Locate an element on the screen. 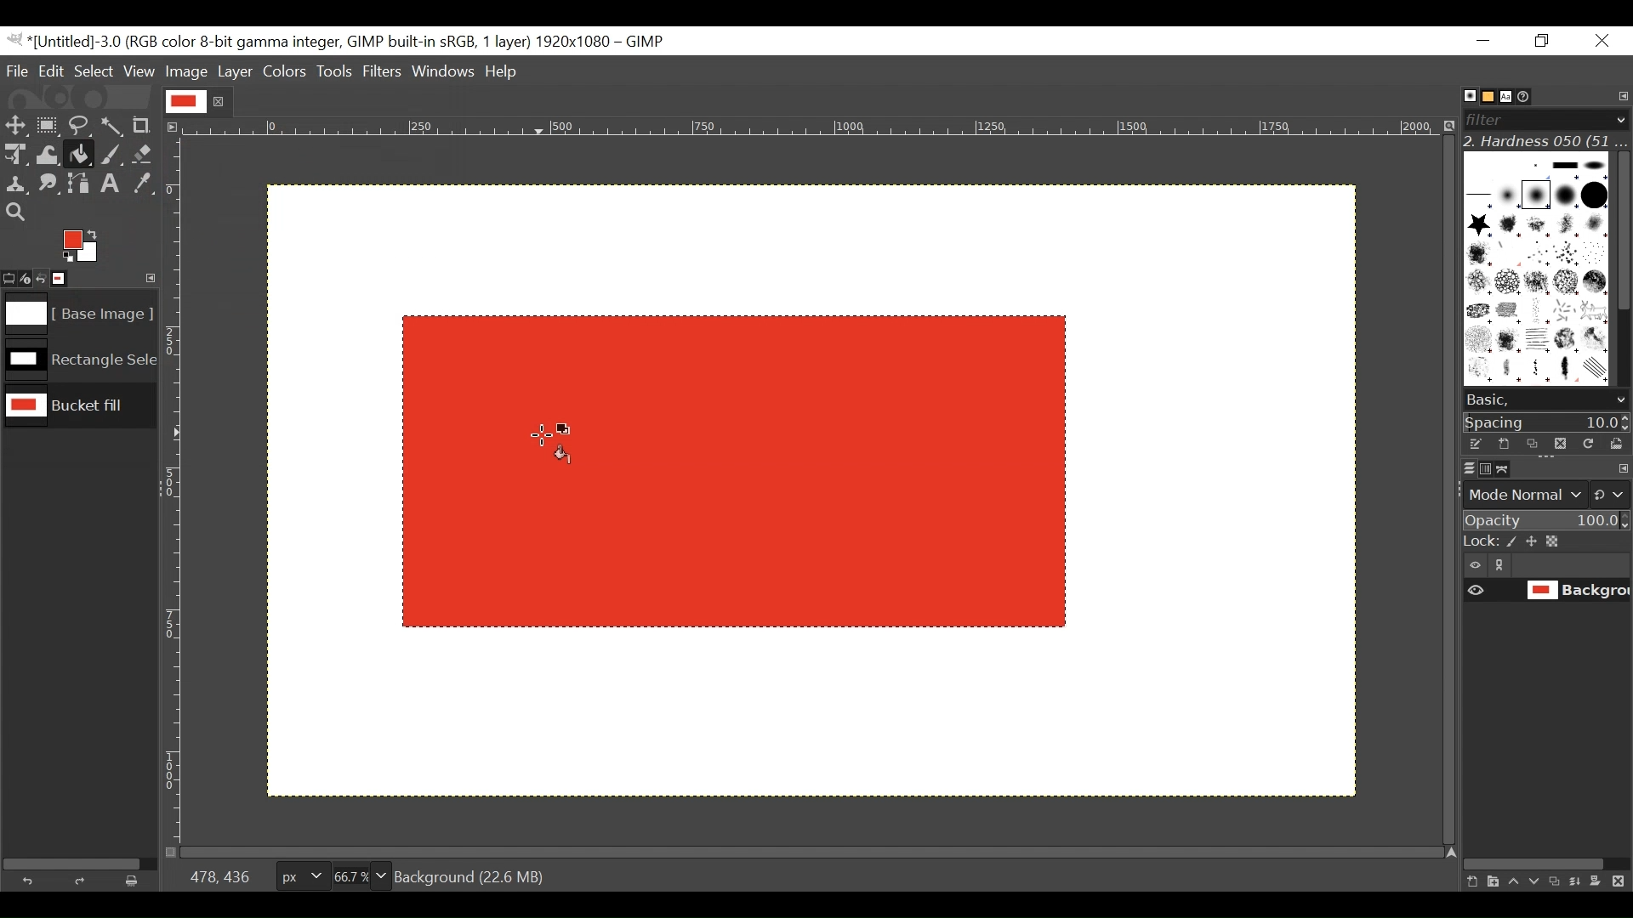 The width and height of the screenshot is (1633, 918). Duplicate this layer is located at coordinates (1557, 881).